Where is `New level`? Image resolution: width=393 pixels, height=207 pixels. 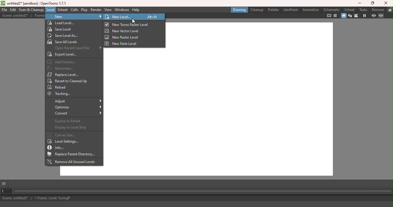 New level is located at coordinates (124, 17).